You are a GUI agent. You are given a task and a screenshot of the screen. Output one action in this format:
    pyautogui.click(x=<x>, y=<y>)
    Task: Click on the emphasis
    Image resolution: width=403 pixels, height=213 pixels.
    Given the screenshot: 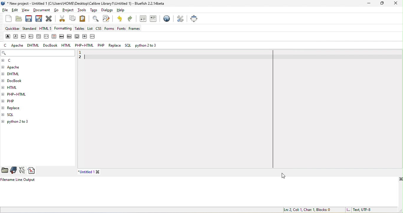 What is the action you would take?
    pyautogui.click(x=16, y=36)
    